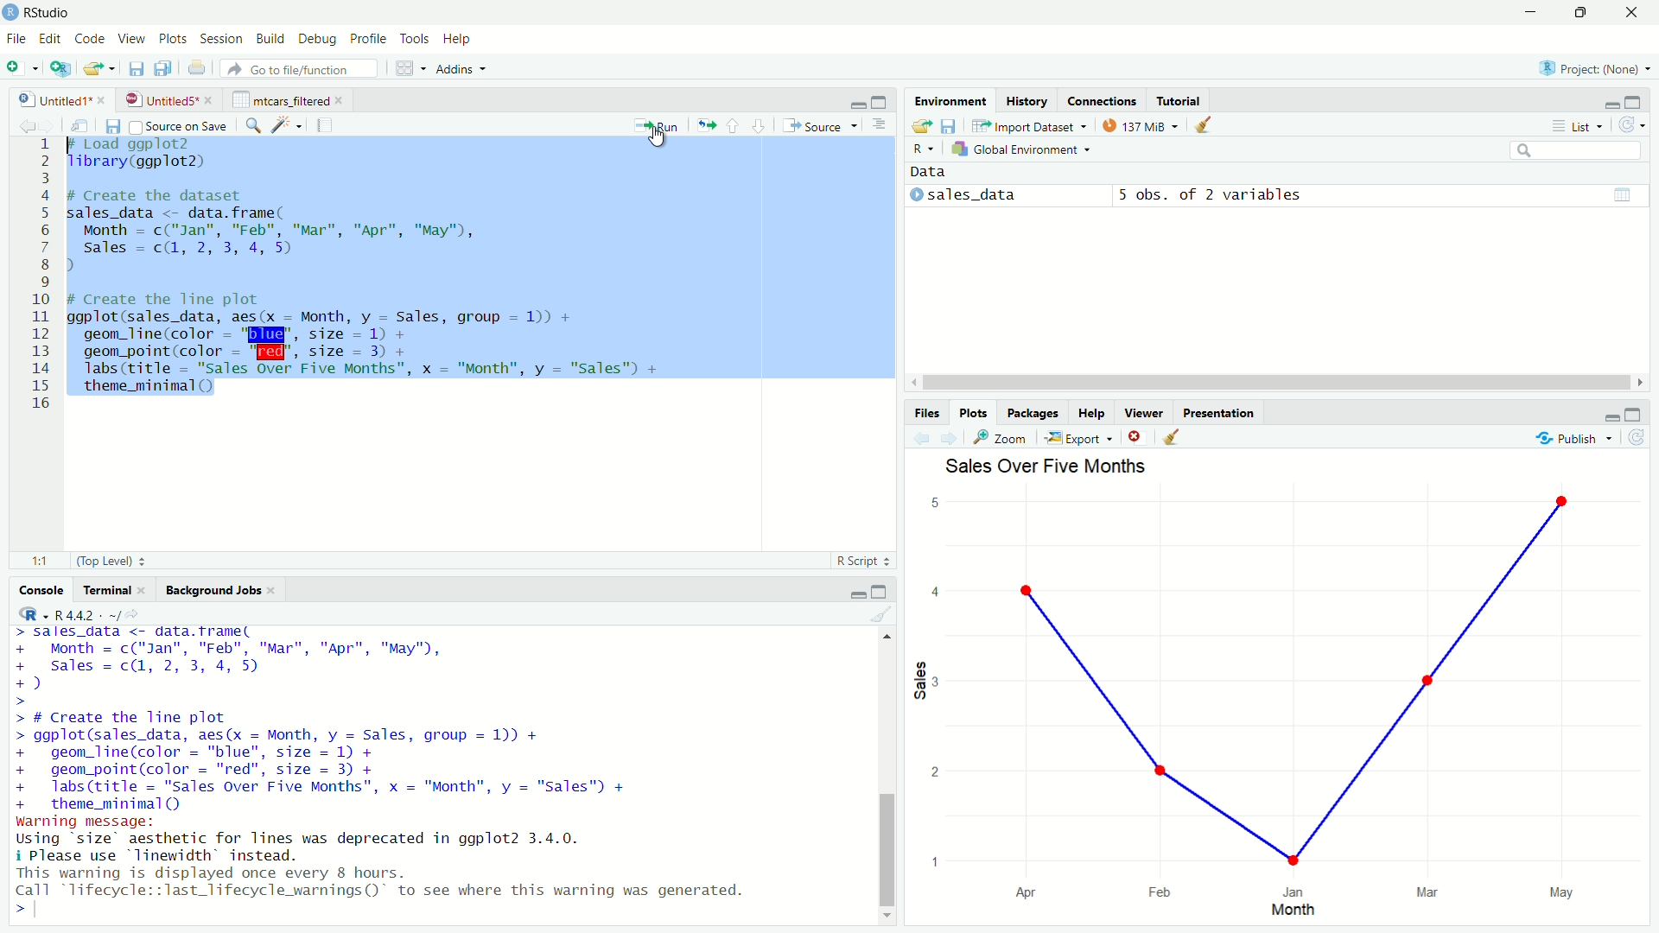 This screenshot has height=933, width=1659. I want to click on save, so click(115, 127).